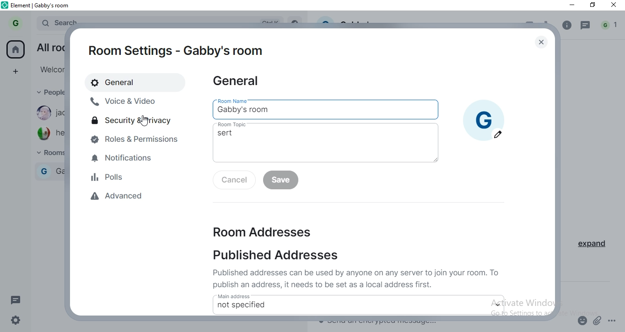  What do you see at coordinates (124, 199) in the screenshot?
I see `advanced` at bounding box center [124, 199].